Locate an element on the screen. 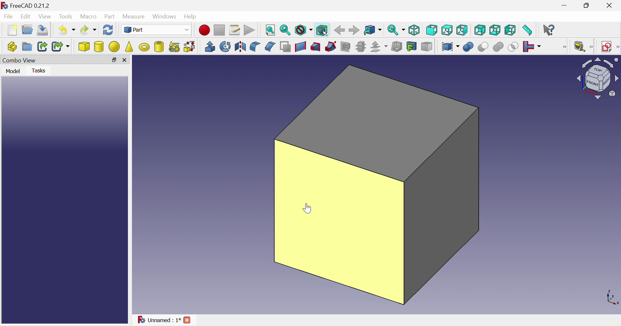  Macros... is located at coordinates (234, 31).